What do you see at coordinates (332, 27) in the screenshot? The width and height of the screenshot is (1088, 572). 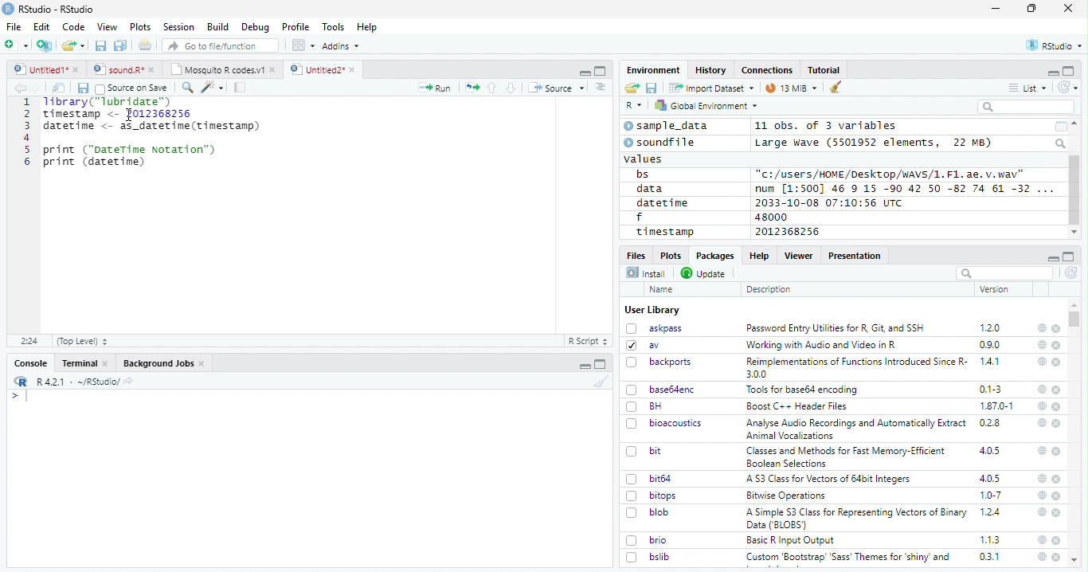 I see `Tools` at bounding box center [332, 27].